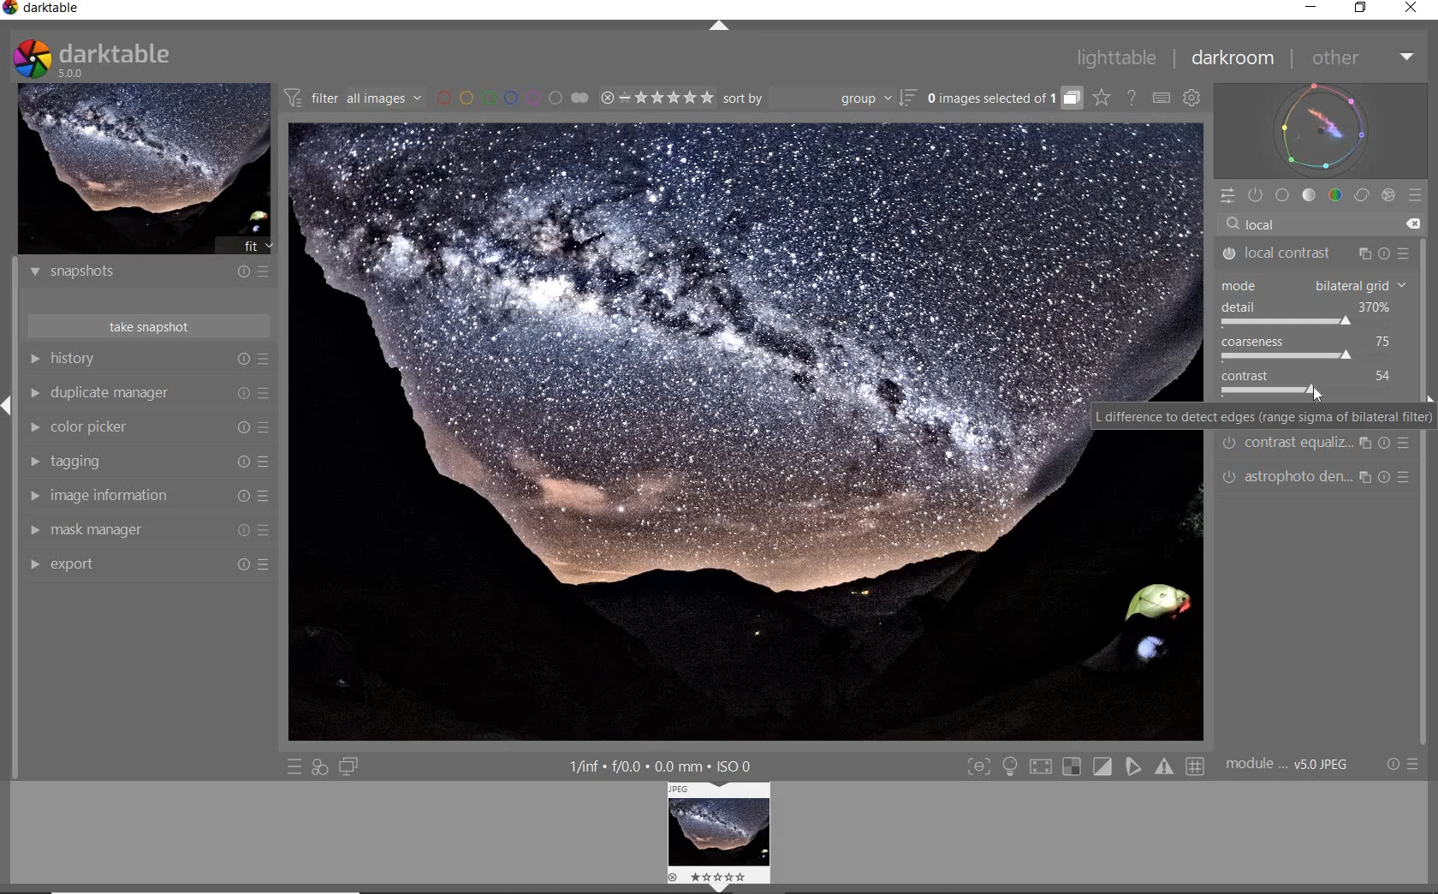 The image size is (1438, 894). Describe the element at coordinates (242, 360) in the screenshot. I see `reset` at that location.